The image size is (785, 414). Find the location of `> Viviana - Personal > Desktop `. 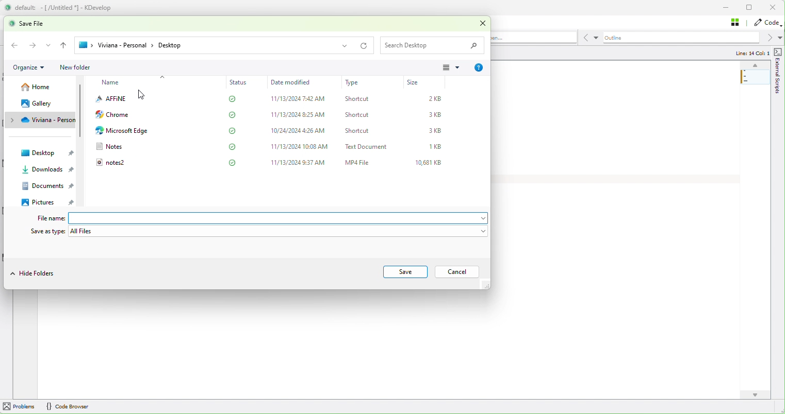

> Viviana - Personal > Desktop  is located at coordinates (213, 46).